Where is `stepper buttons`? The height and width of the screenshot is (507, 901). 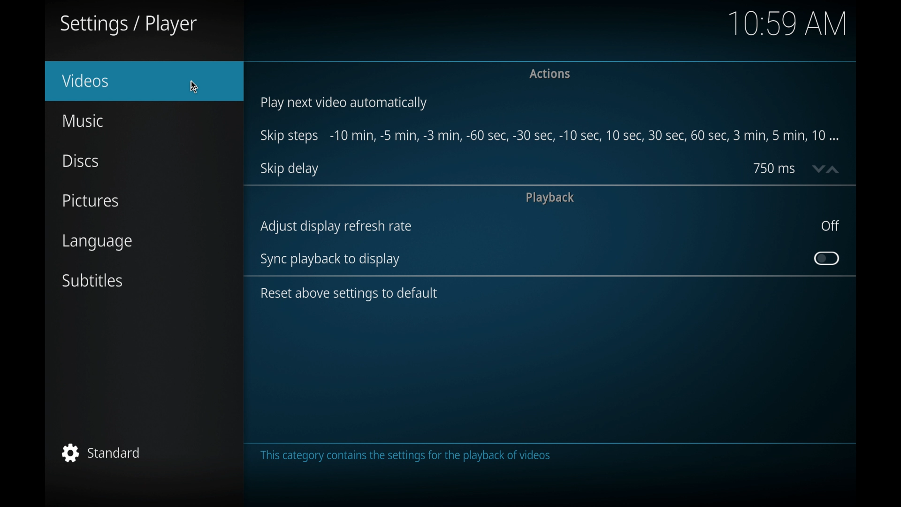
stepper buttons is located at coordinates (827, 169).